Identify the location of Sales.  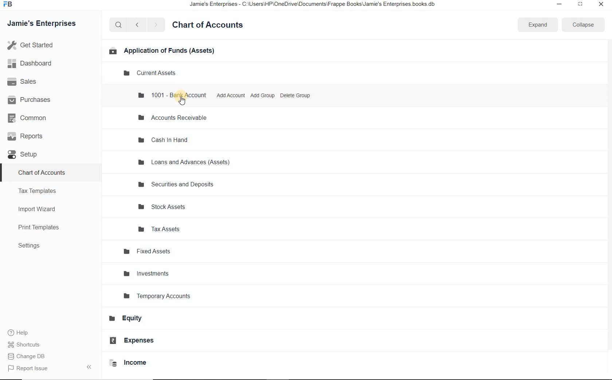
(32, 82).